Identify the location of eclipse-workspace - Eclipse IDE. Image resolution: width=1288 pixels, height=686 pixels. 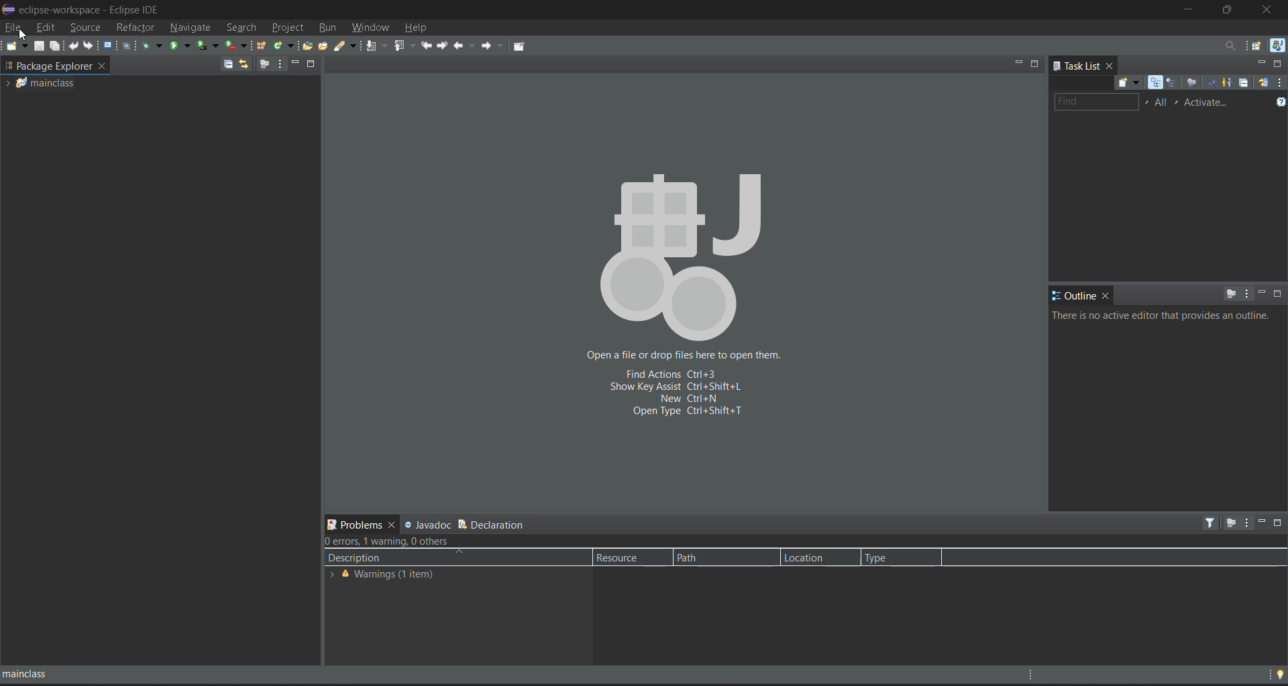
(84, 8).